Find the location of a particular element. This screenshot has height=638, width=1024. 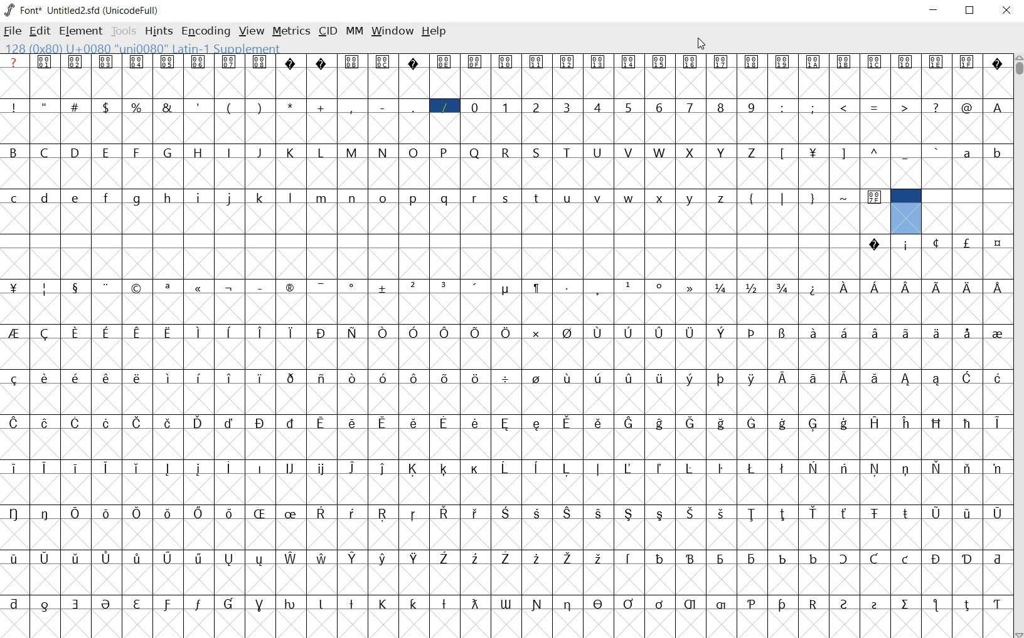

7 is located at coordinates (690, 107).